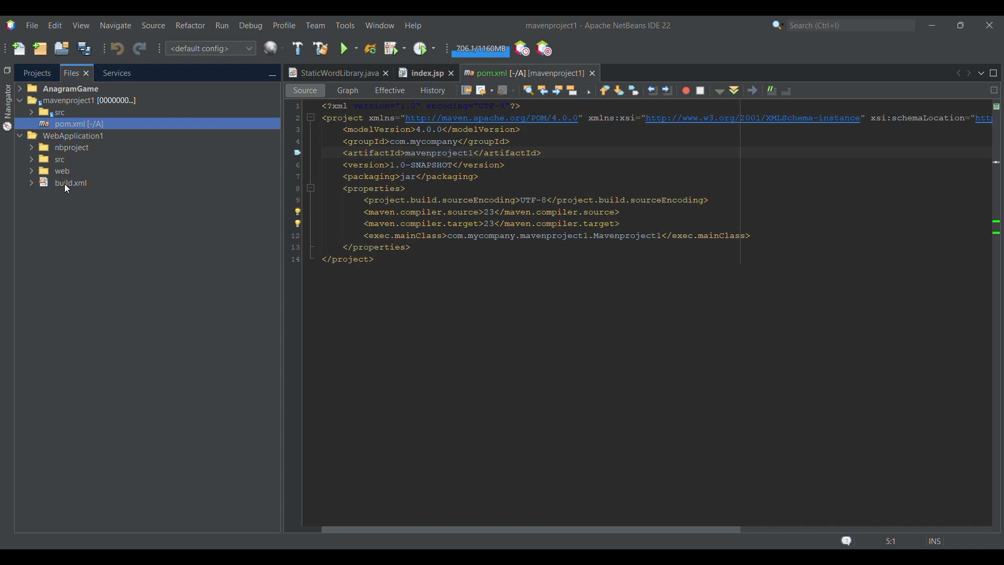  What do you see at coordinates (74, 114) in the screenshot?
I see `Options under Files tab` at bounding box center [74, 114].